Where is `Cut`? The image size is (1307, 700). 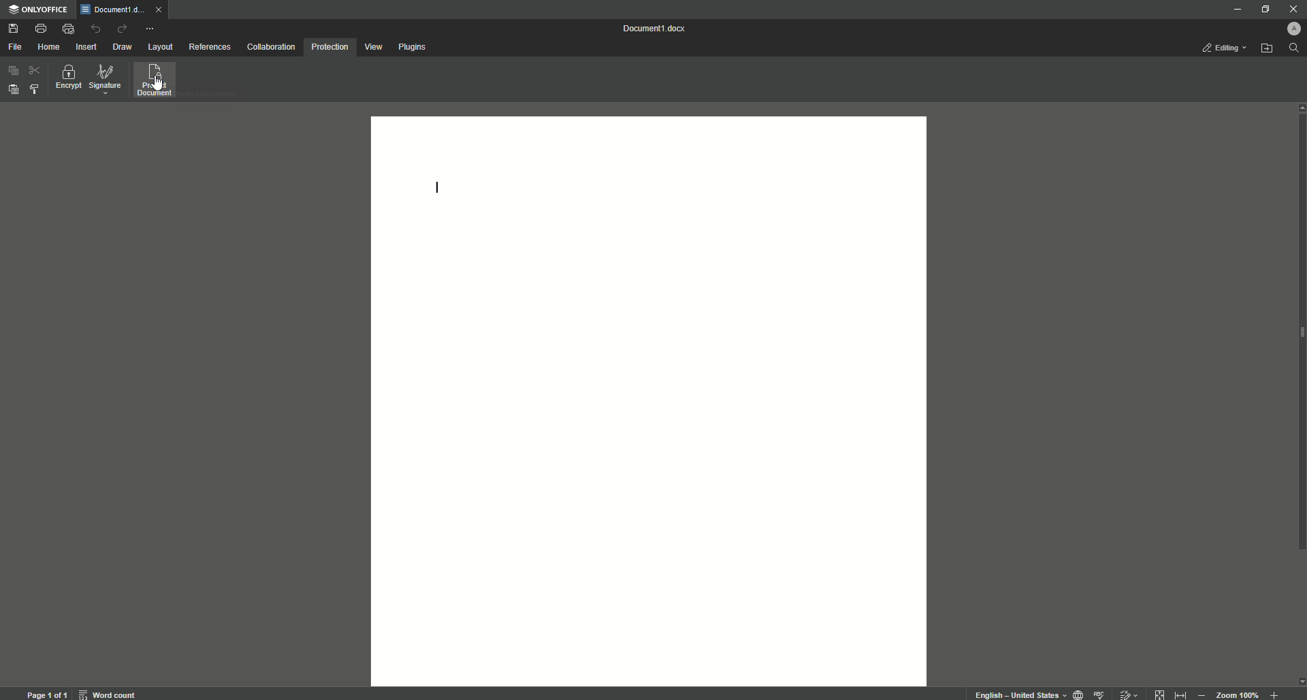 Cut is located at coordinates (33, 71).